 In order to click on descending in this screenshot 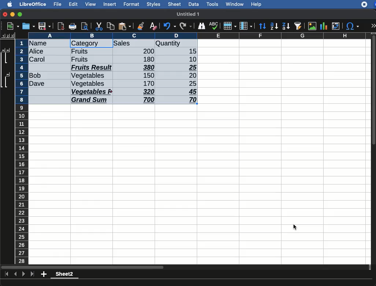, I will do `click(286, 26)`.